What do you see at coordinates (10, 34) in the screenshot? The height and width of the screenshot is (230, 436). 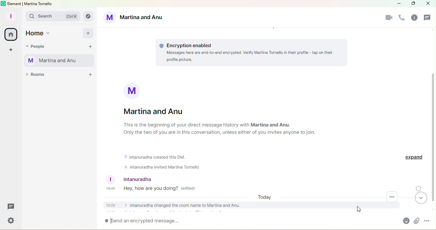 I see `Home` at bounding box center [10, 34].